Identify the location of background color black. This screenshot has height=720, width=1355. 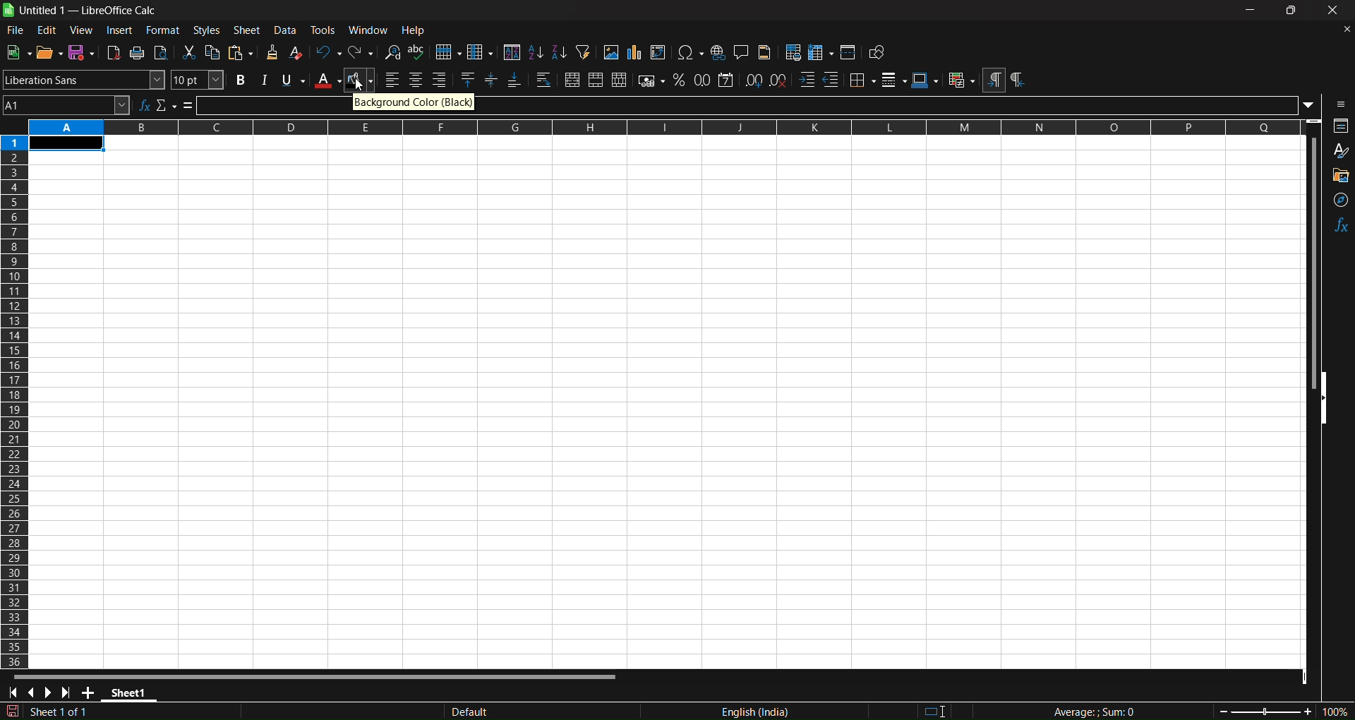
(362, 80).